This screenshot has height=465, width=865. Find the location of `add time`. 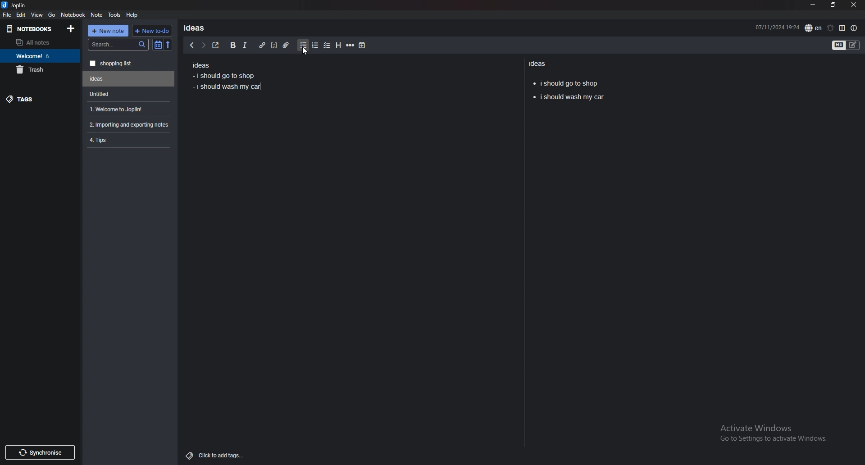

add time is located at coordinates (363, 45).